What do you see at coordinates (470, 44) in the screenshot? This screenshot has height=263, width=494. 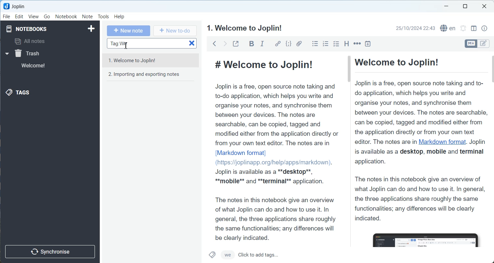 I see `Toggle editors` at bounding box center [470, 44].